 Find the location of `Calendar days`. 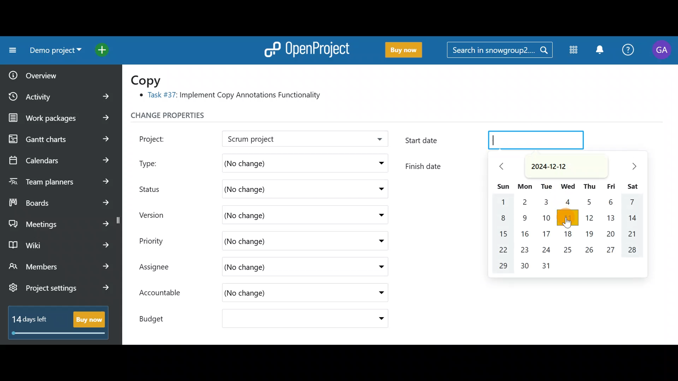

Calendar days is located at coordinates (569, 236).